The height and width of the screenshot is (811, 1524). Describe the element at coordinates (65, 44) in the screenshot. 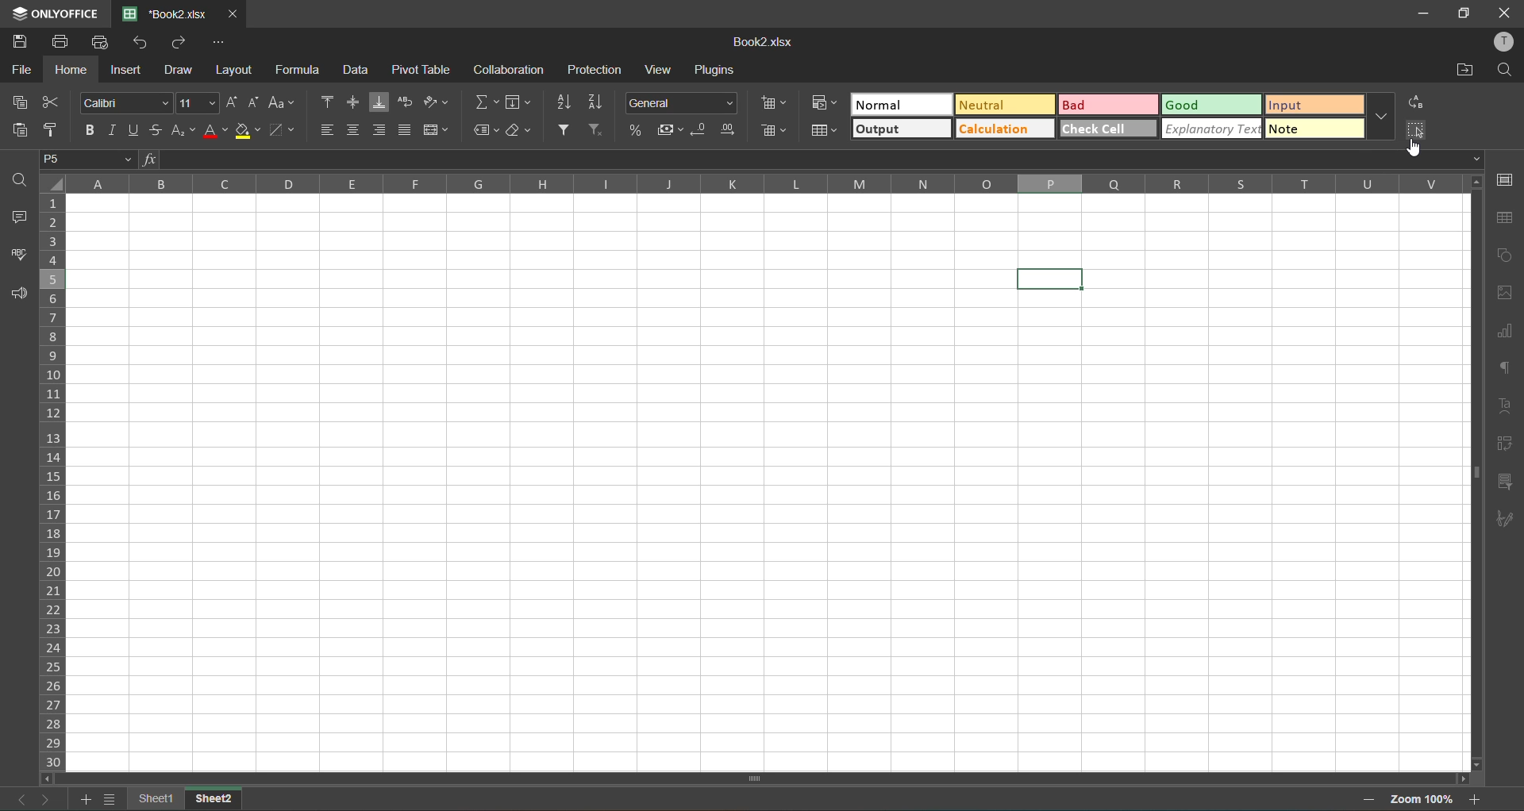

I see `print` at that location.